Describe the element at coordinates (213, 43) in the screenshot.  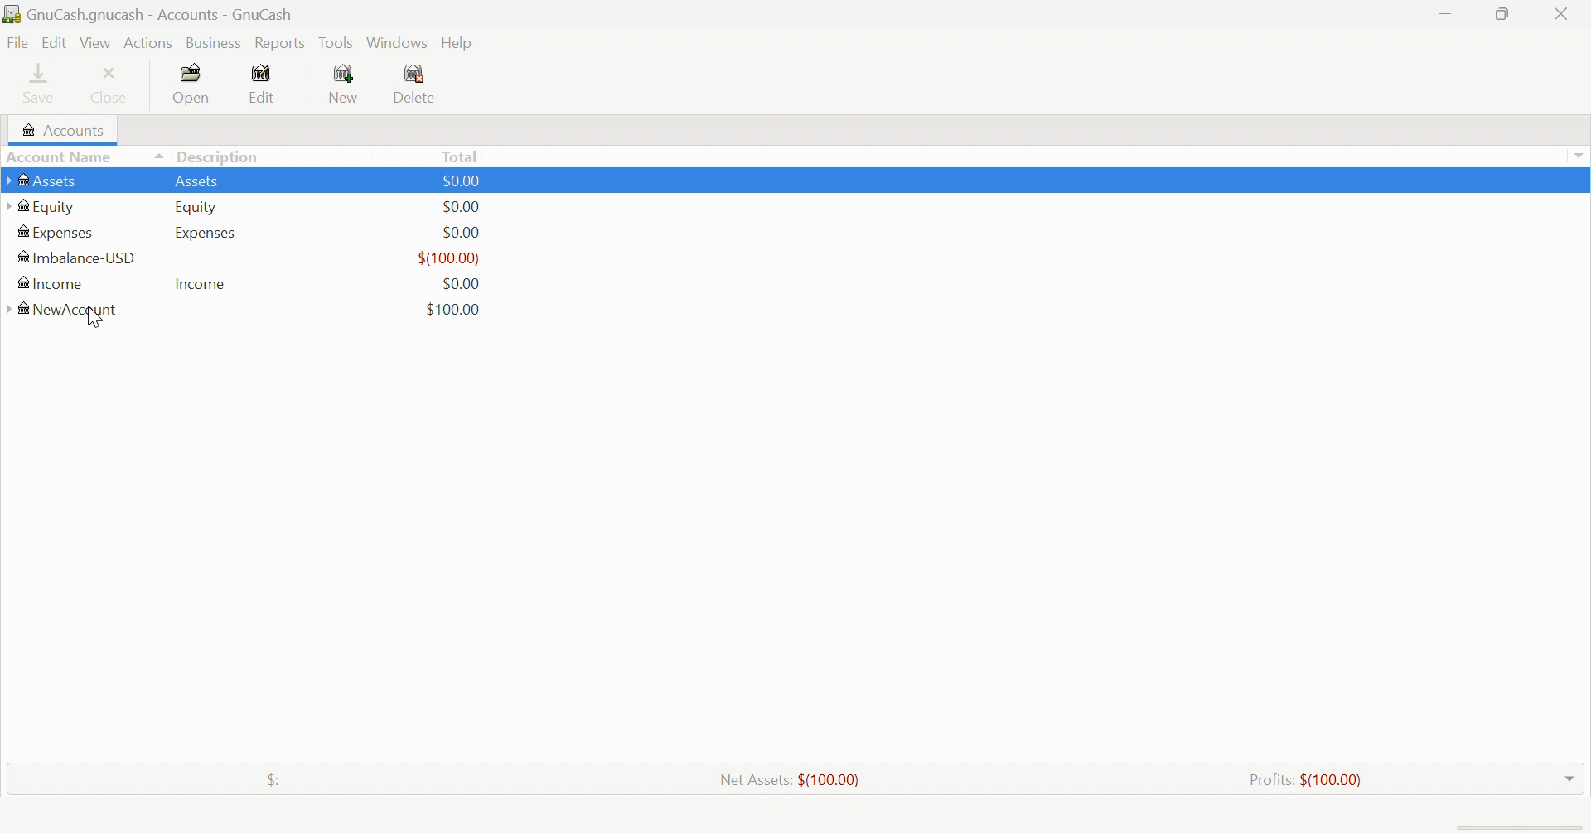
I see `Business` at that location.